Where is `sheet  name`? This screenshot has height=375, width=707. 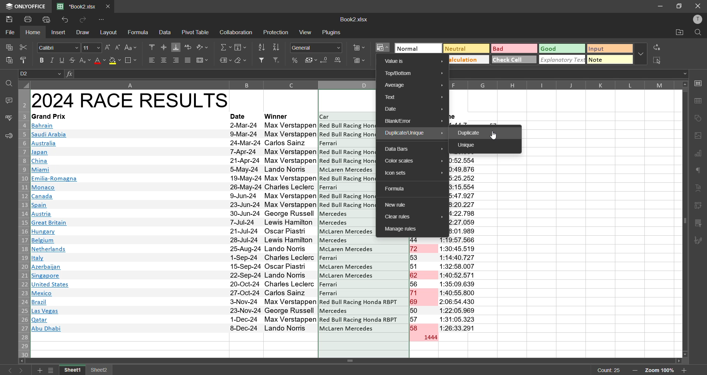
sheet  name is located at coordinates (74, 370).